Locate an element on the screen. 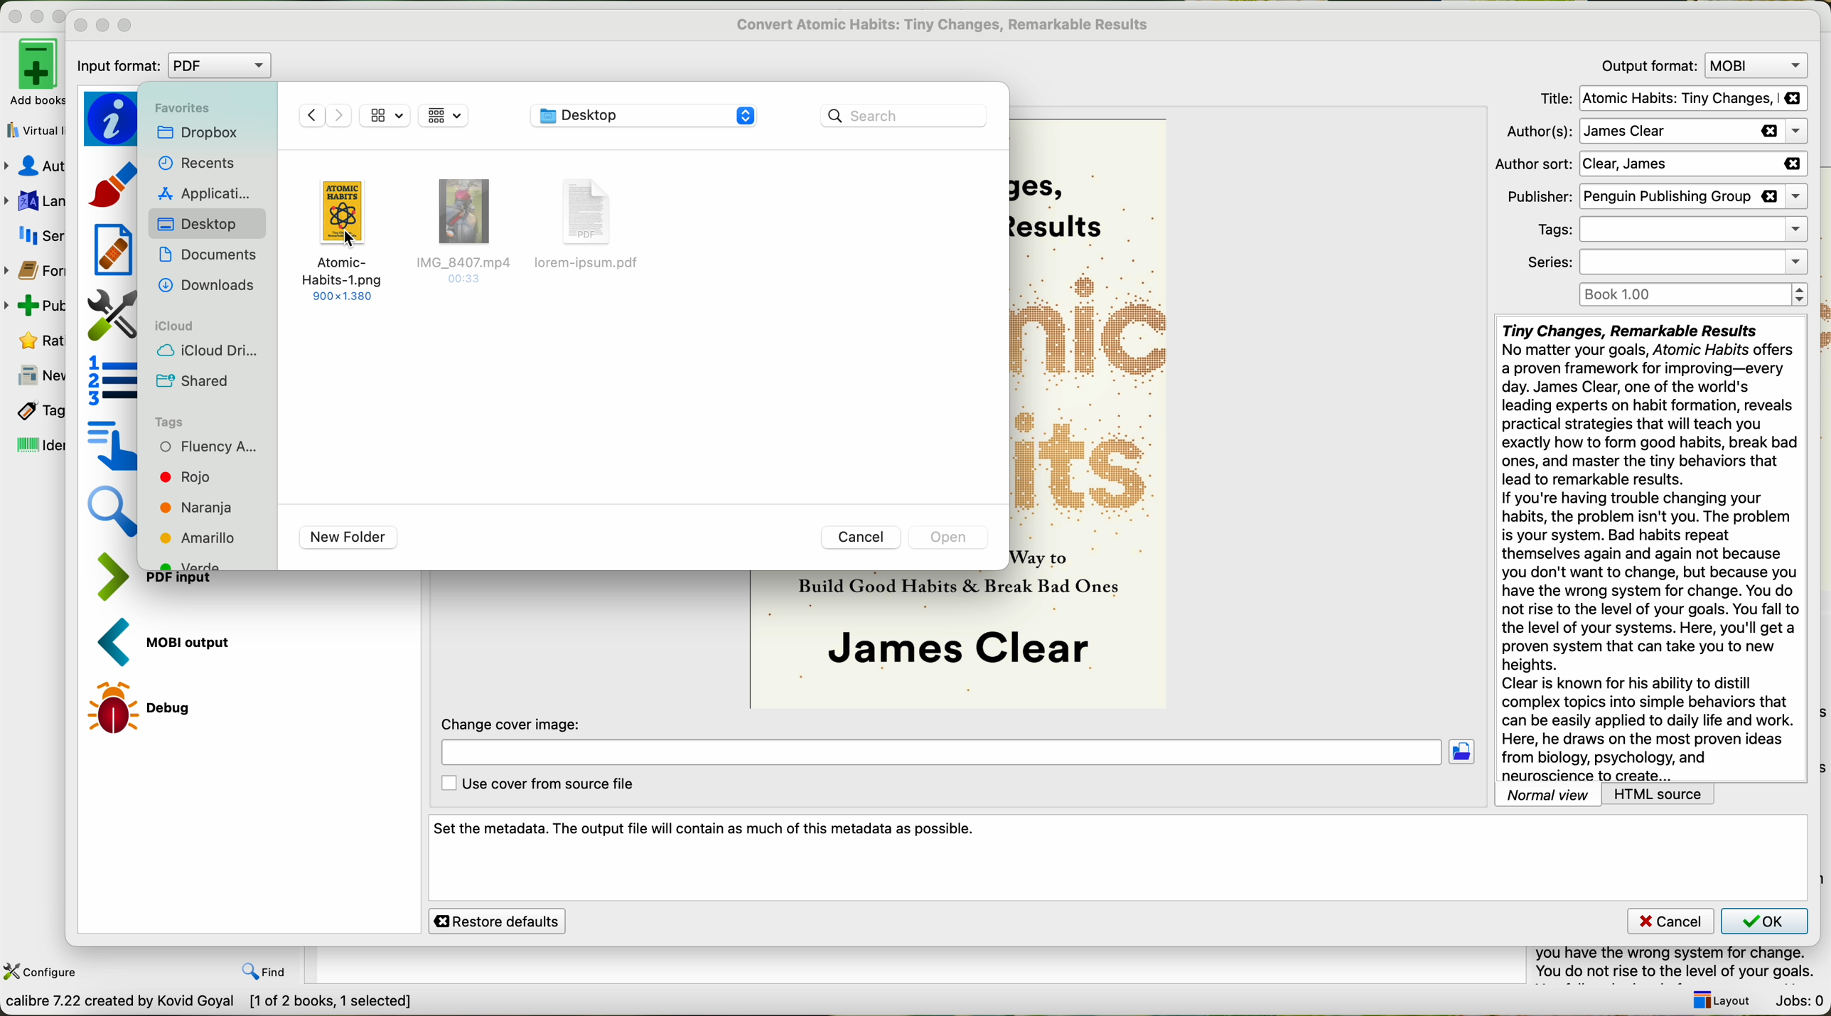  location is located at coordinates (940, 754).